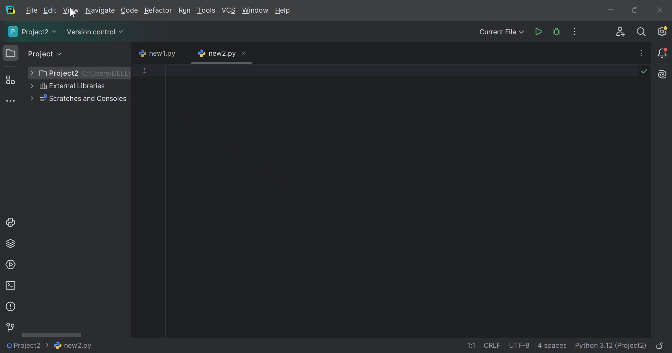  I want to click on More Actions, so click(575, 32).